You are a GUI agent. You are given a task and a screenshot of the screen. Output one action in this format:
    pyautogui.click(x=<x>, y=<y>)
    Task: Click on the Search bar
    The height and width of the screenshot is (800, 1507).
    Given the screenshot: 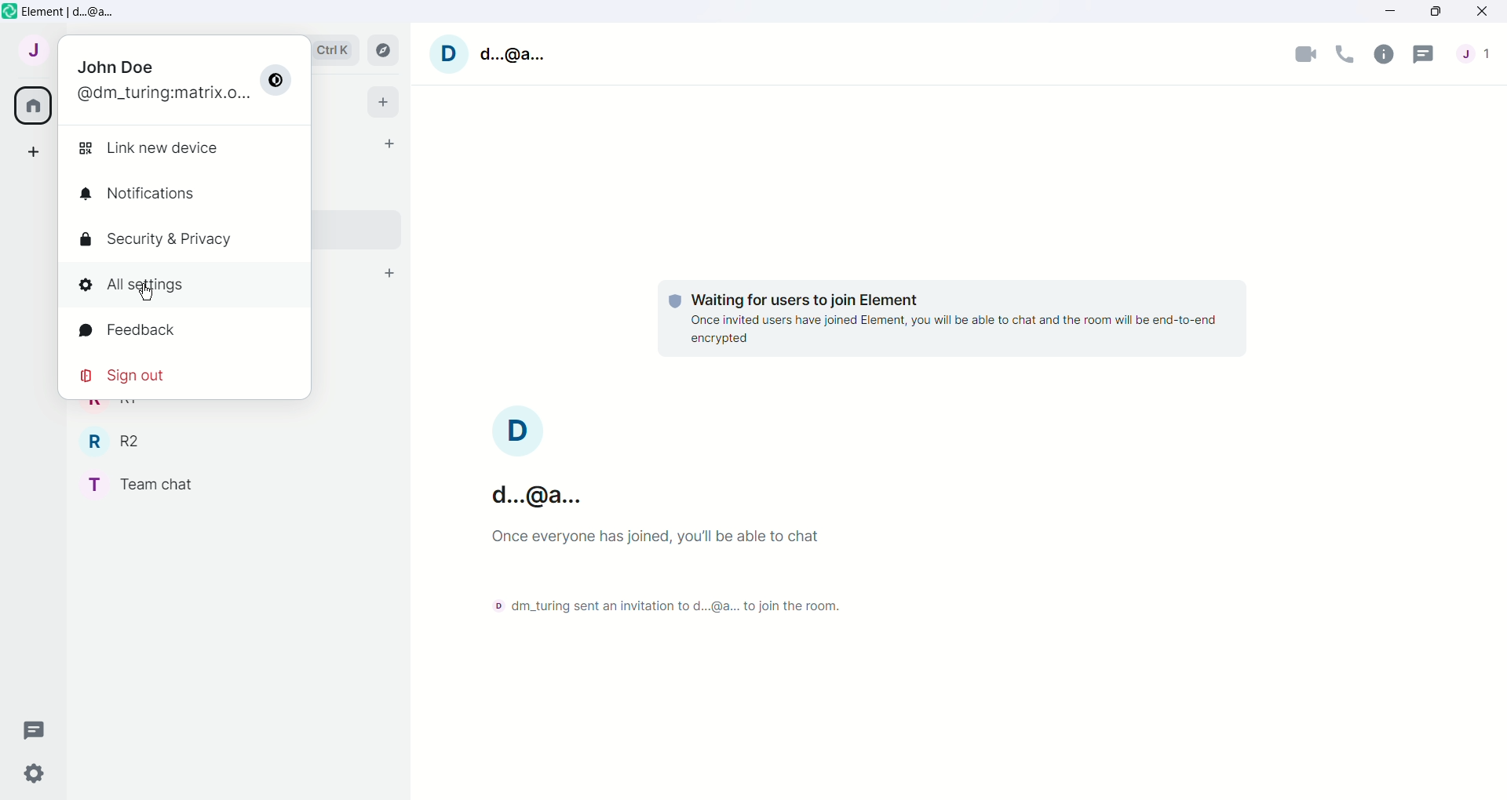 What is the action you would take?
    pyautogui.click(x=334, y=49)
    